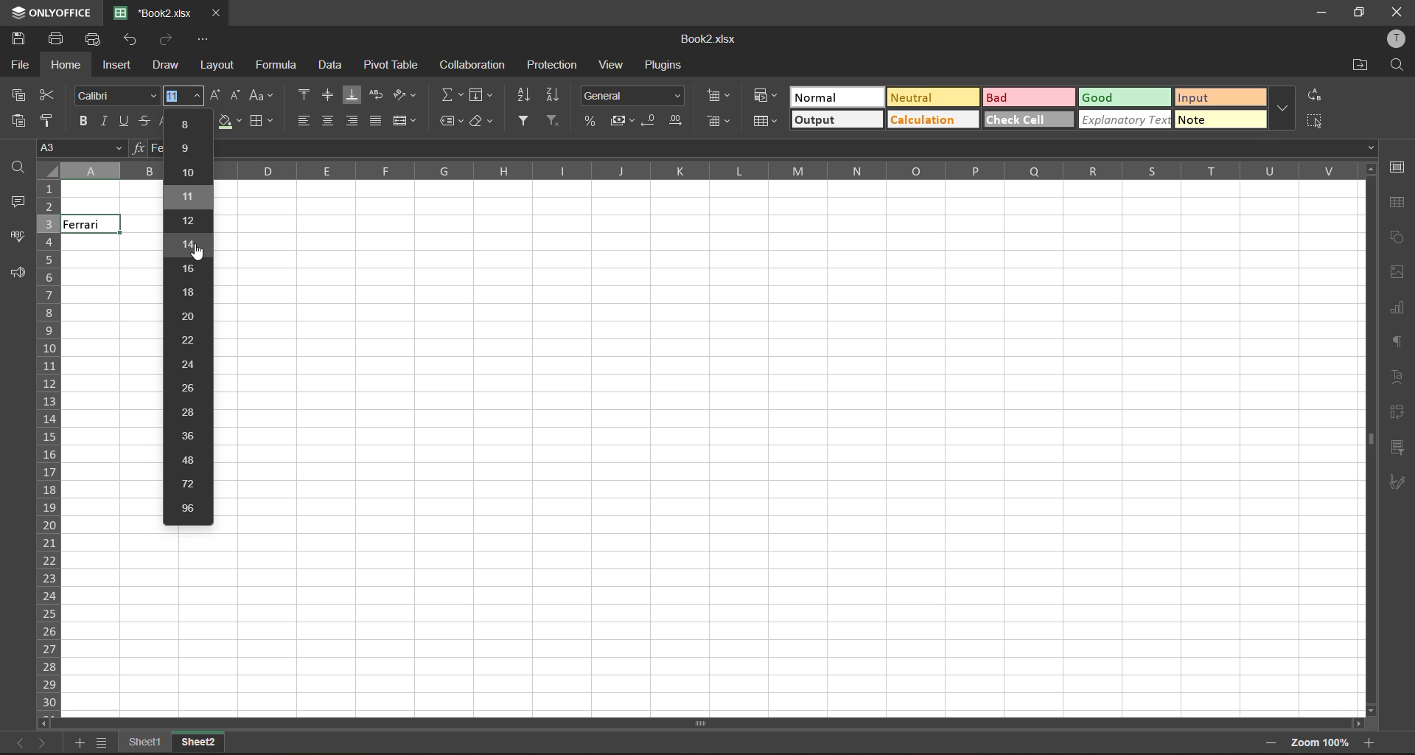  Describe the element at coordinates (192, 461) in the screenshot. I see `48` at that location.